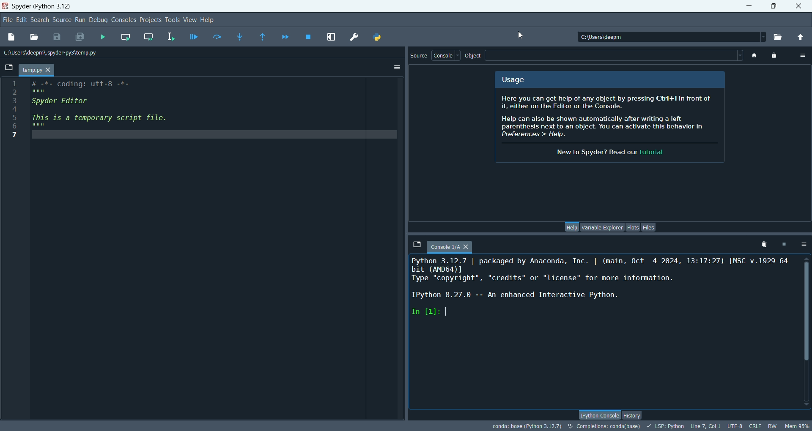 This screenshot has width=812, height=431. What do you see at coordinates (605, 426) in the screenshot?
I see `completion:conda` at bounding box center [605, 426].